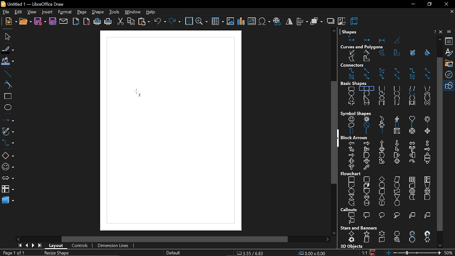 The height and width of the screenshot is (256, 455). I want to click on export as pdf, so click(87, 21).